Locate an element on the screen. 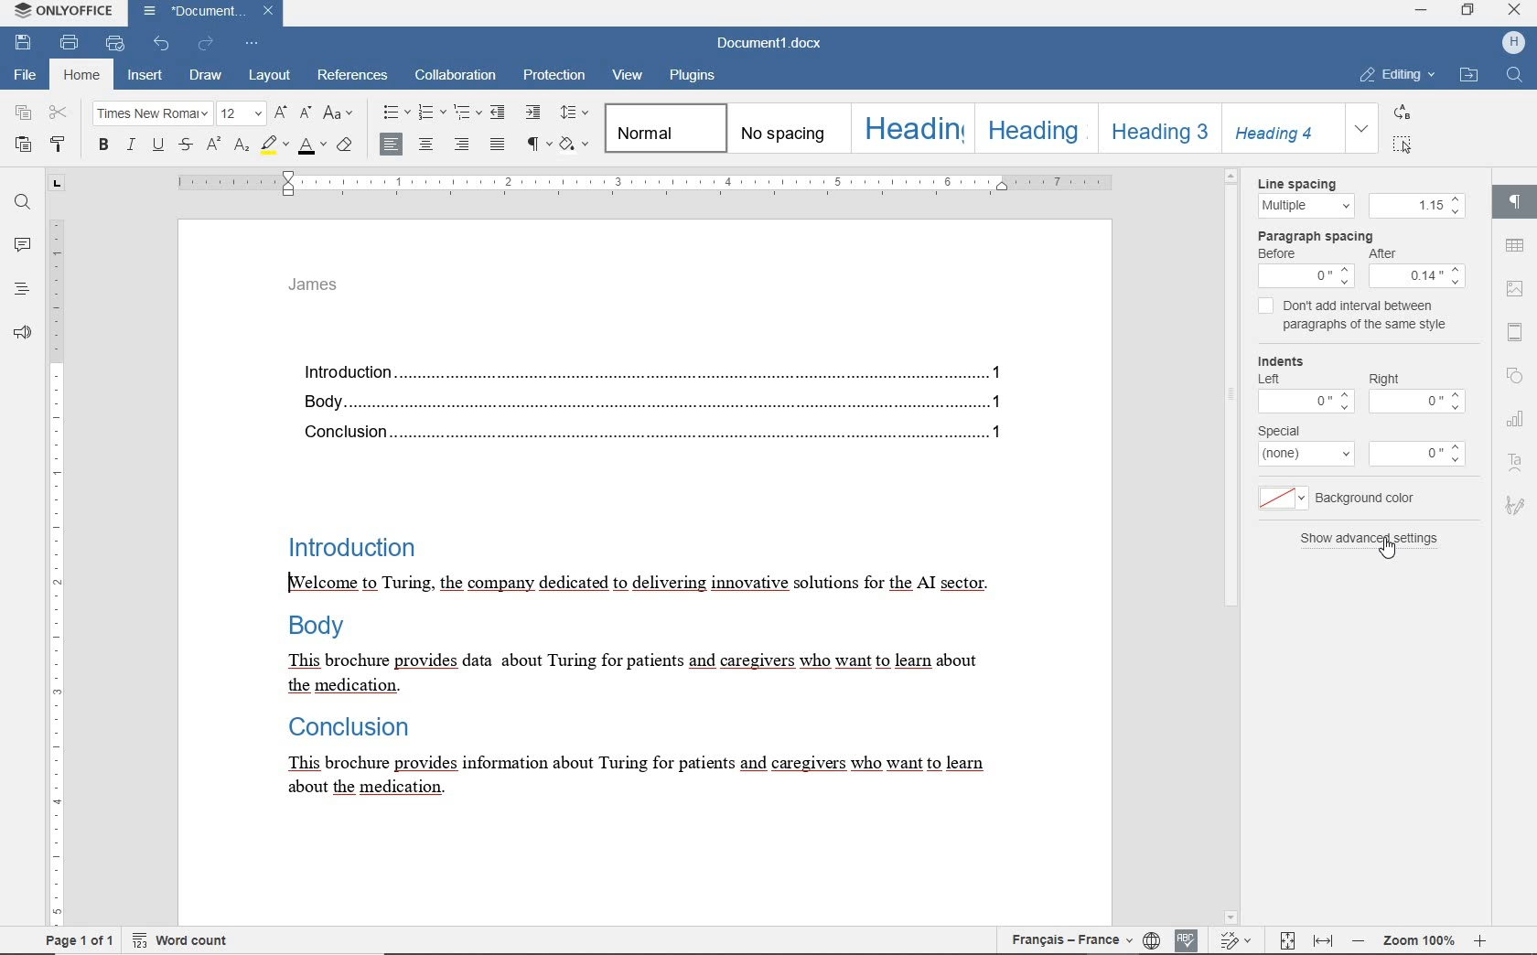  more options is located at coordinates (1279, 499).